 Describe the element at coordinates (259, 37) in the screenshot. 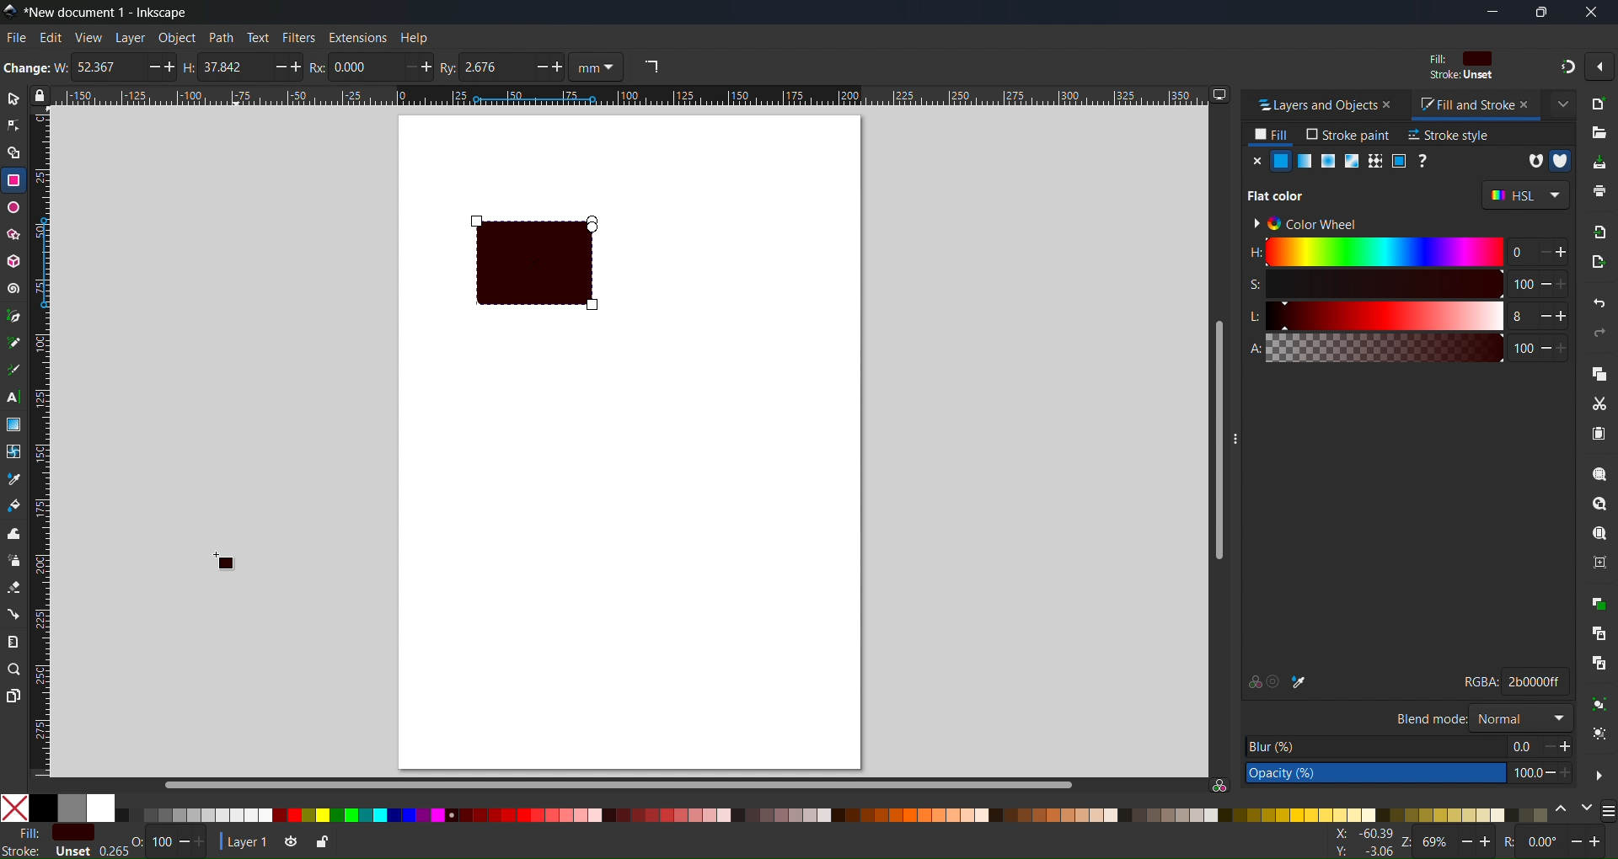

I see `Text` at that location.